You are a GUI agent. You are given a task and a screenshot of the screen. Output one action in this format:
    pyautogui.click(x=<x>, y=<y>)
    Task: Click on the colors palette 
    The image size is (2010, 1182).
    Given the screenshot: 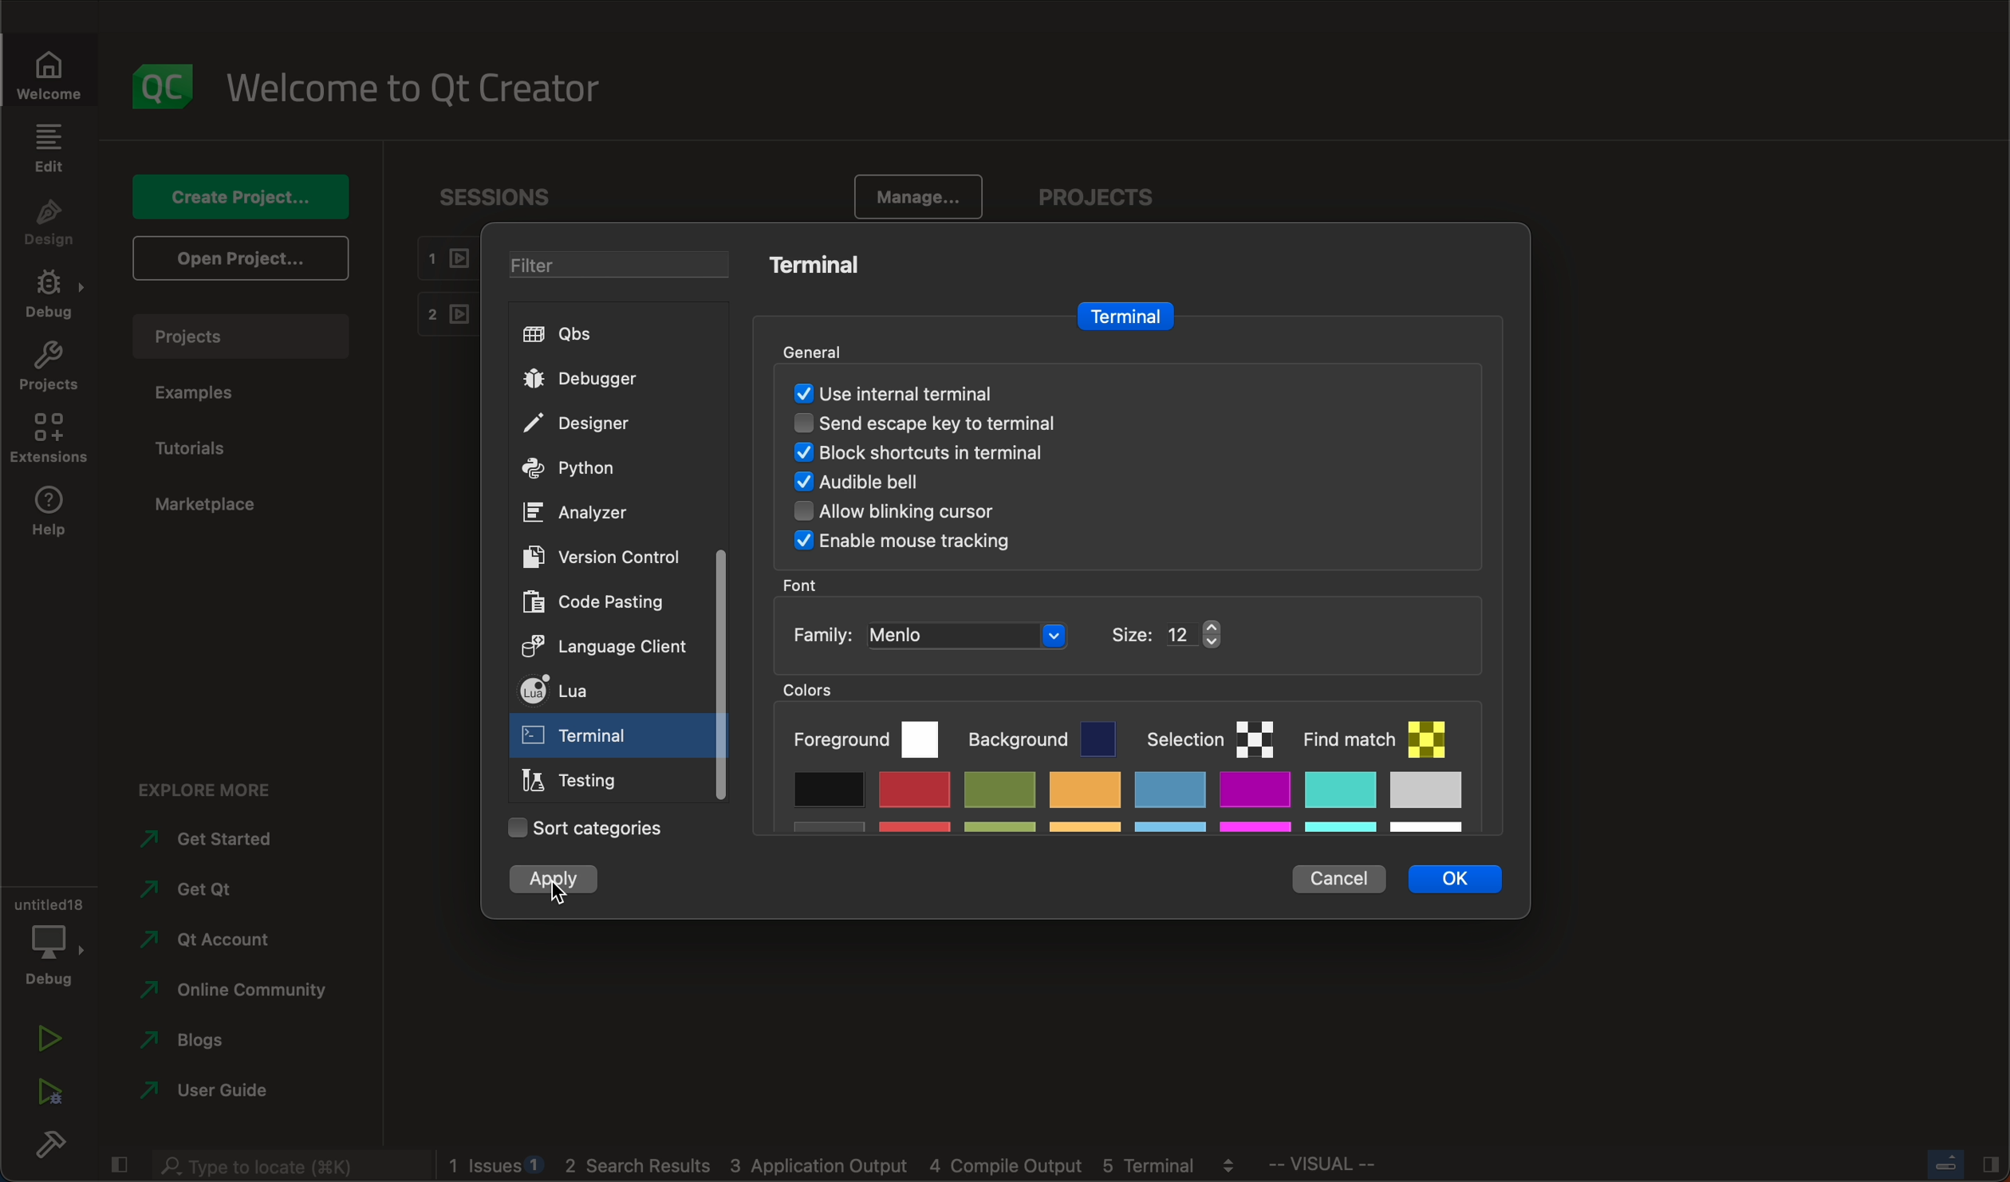 What is the action you would take?
    pyautogui.click(x=1141, y=757)
    